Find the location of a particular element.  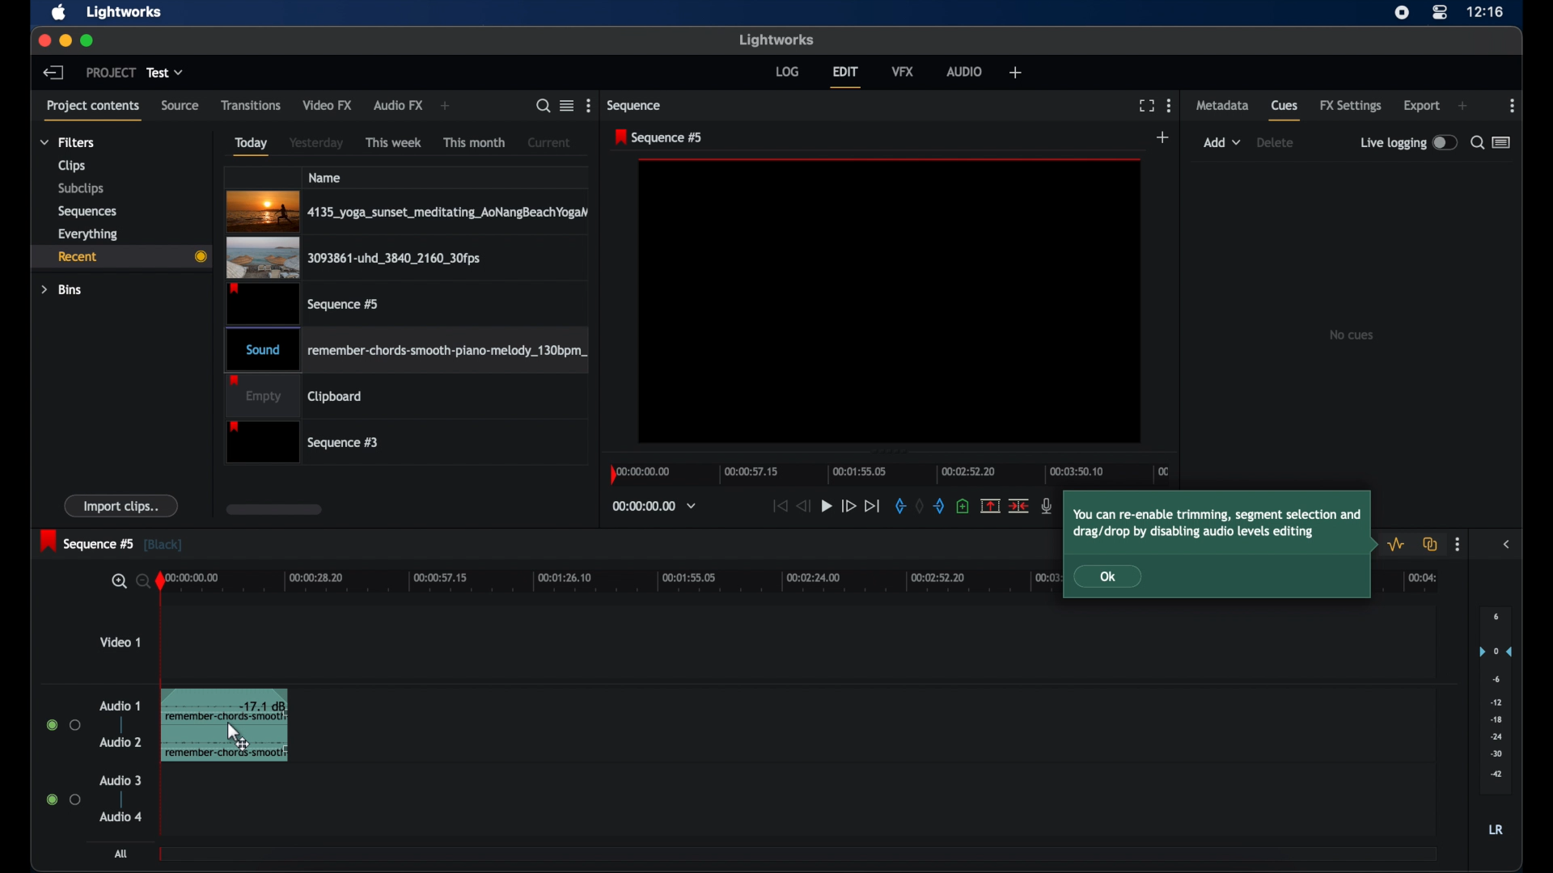

audio clip is located at coordinates (183, 727).